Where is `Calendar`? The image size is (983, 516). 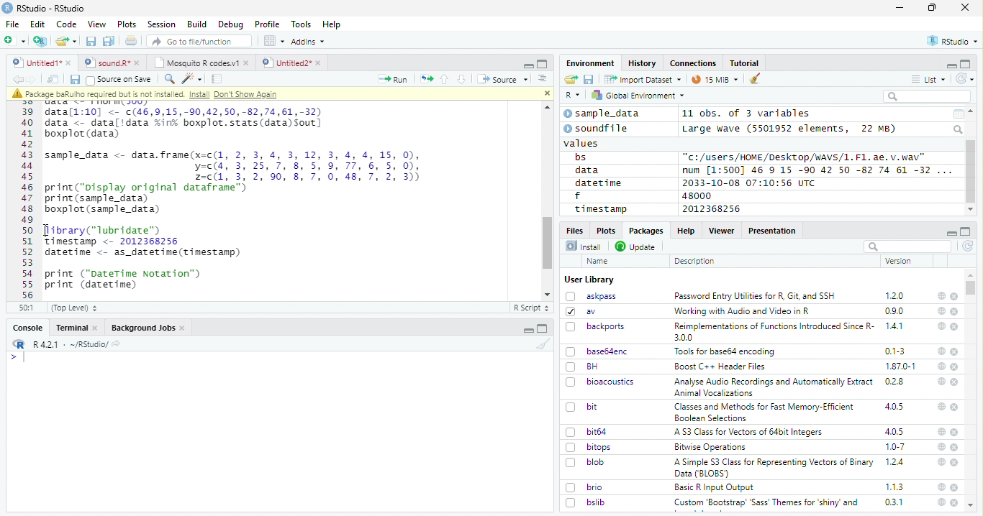 Calendar is located at coordinates (958, 114).